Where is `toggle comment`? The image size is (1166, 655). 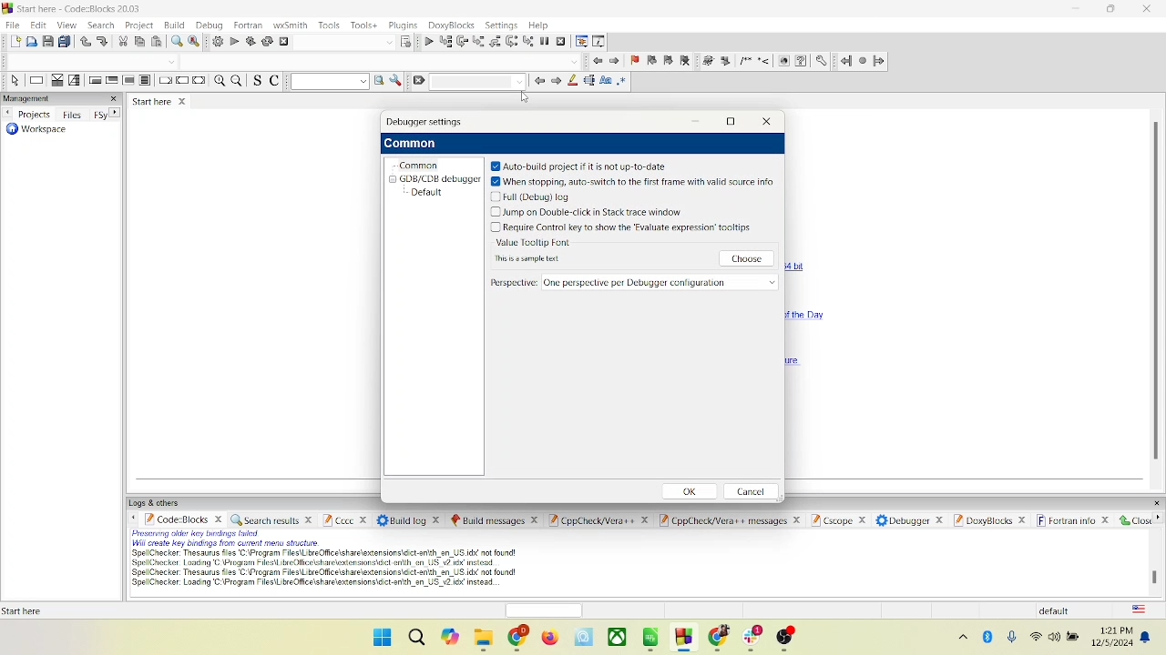 toggle comment is located at coordinates (274, 83).